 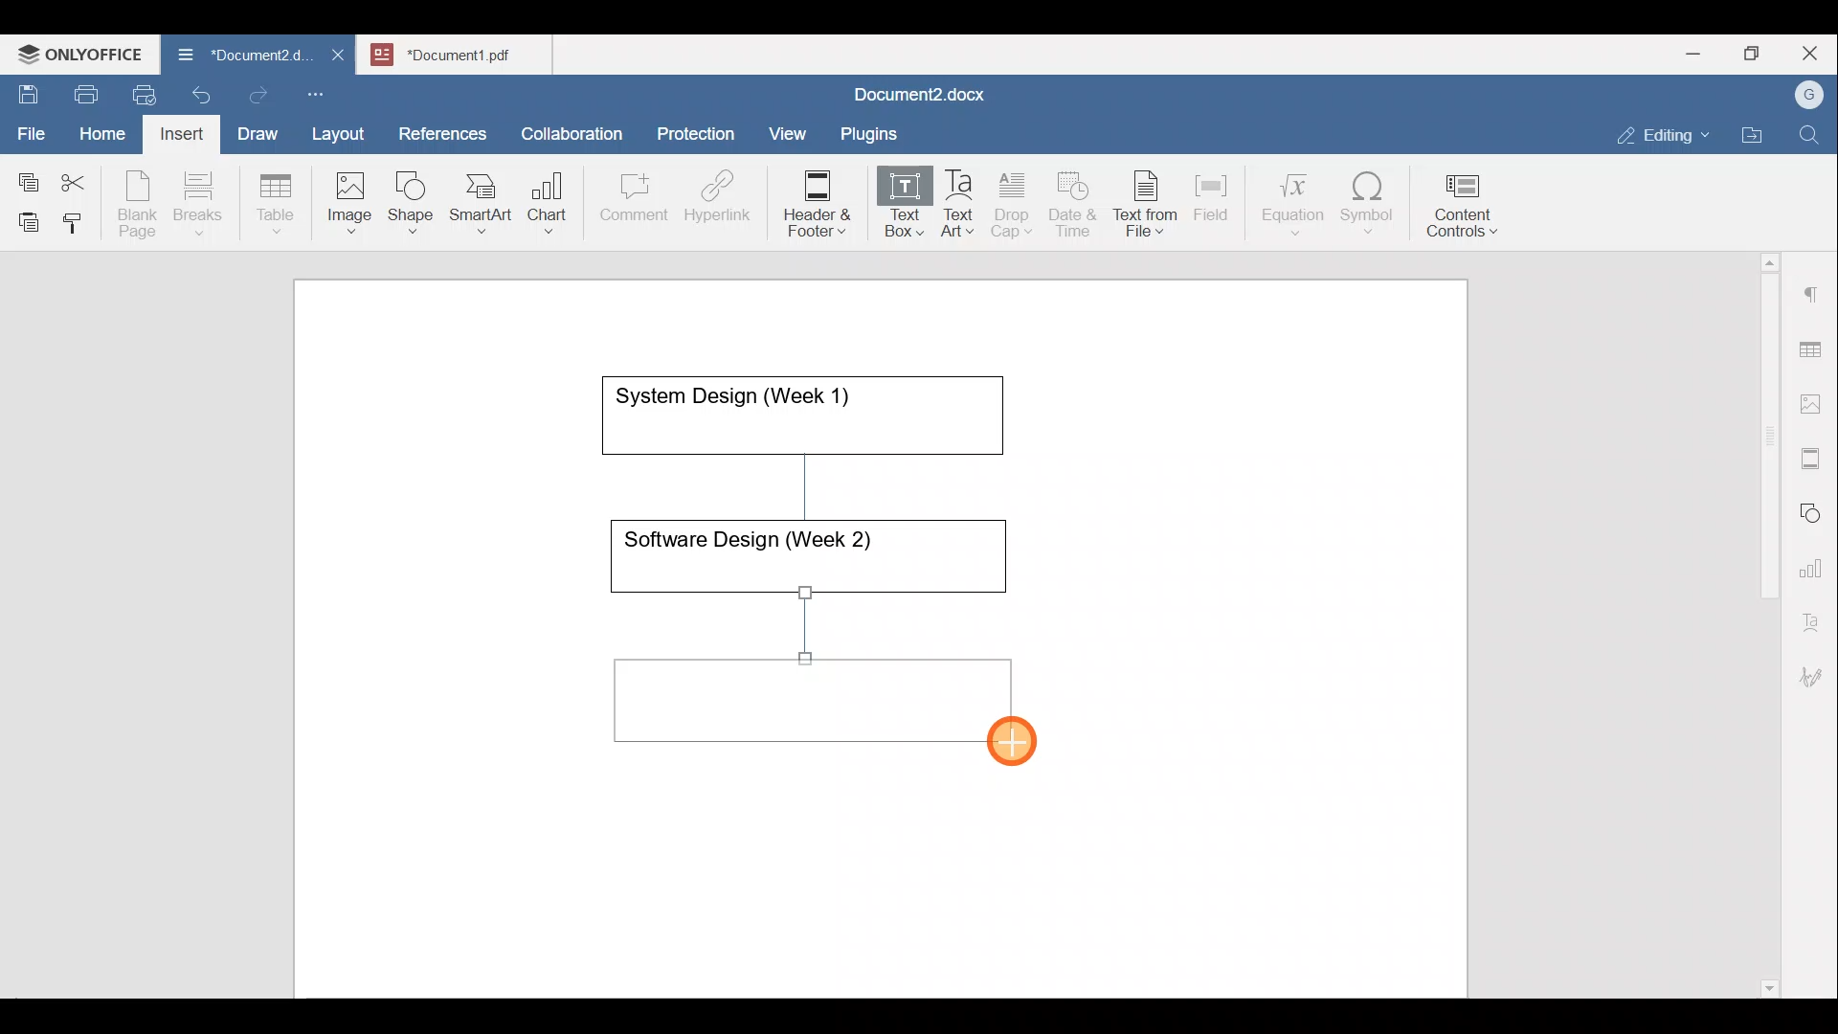 I want to click on Copy, so click(x=25, y=176).